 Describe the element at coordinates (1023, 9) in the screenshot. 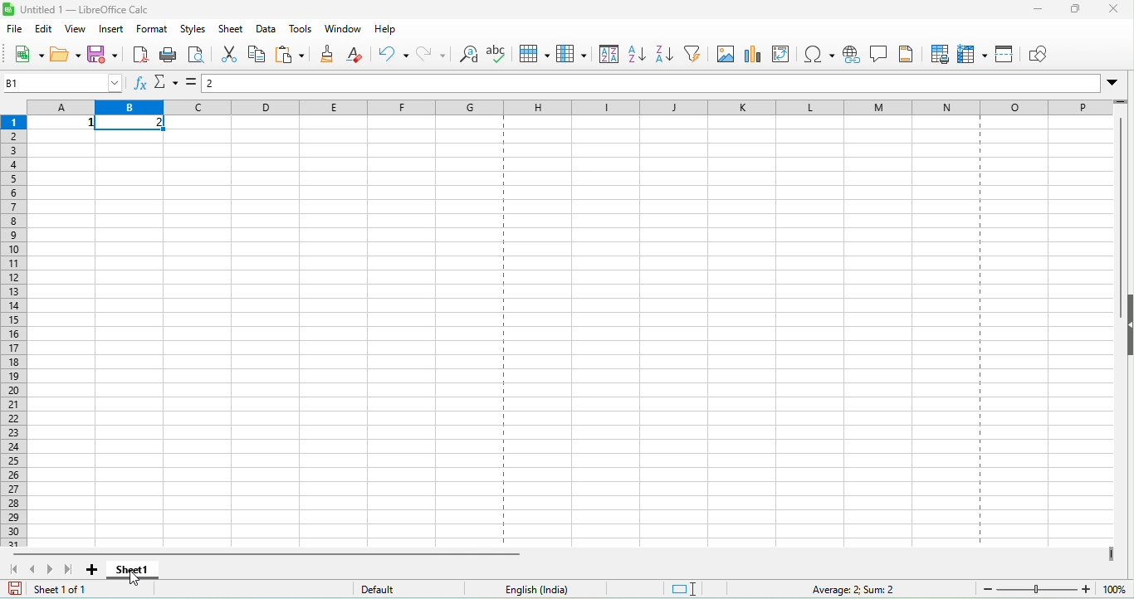

I see `minimize` at that location.